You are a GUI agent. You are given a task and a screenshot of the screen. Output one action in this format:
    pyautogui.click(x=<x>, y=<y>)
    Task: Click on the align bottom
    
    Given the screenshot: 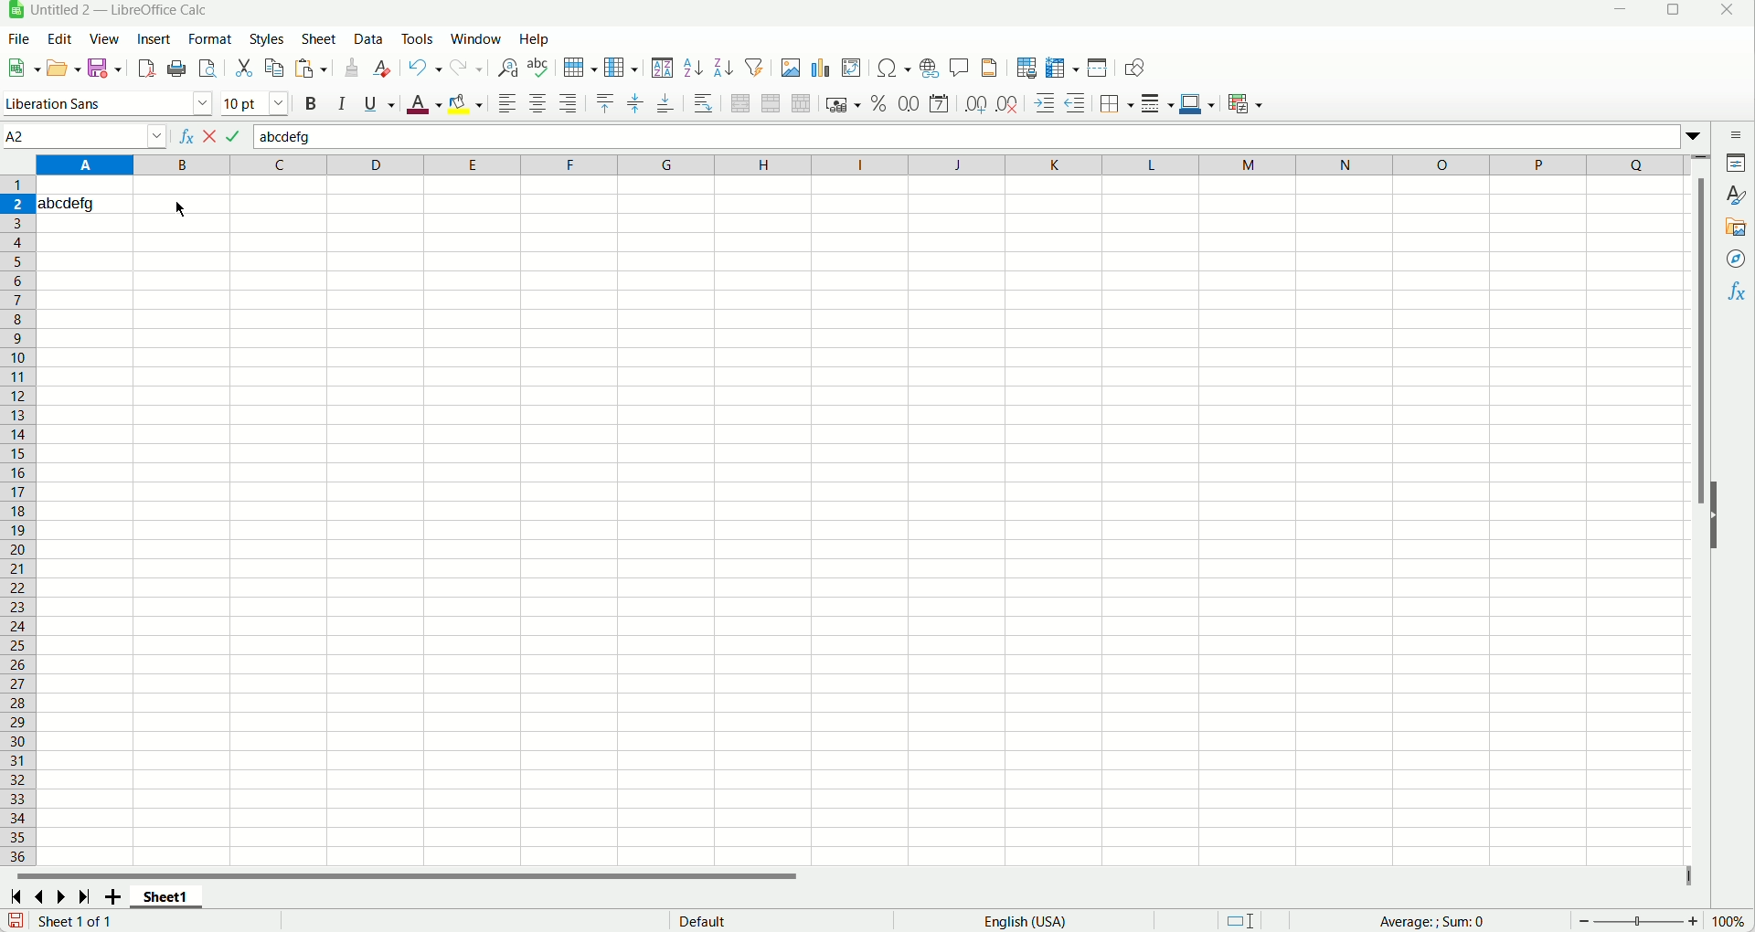 What is the action you would take?
    pyautogui.click(x=665, y=103)
    